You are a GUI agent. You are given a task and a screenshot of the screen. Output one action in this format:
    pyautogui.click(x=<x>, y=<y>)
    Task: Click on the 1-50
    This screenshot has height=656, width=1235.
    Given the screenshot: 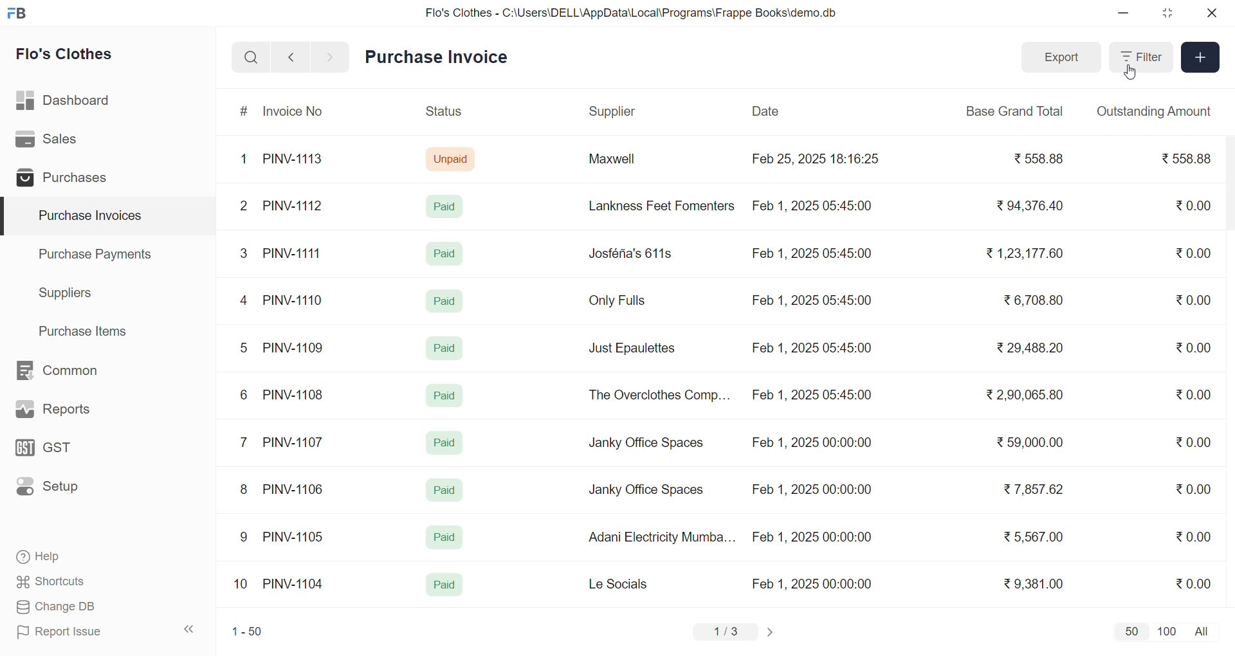 What is the action you would take?
    pyautogui.click(x=247, y=633)
    